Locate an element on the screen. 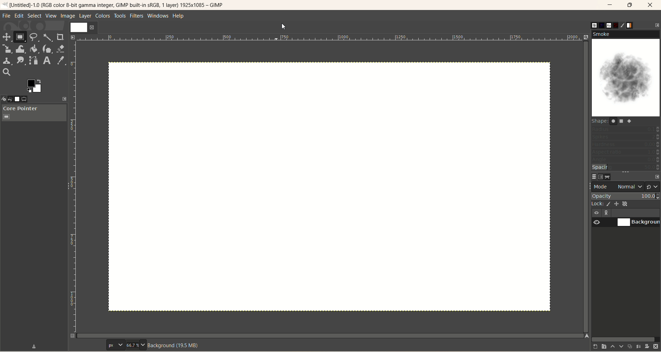 Image resolution: width=661 pixels, height=352 pixels. lock pixels is located at coordinates (607, 204).